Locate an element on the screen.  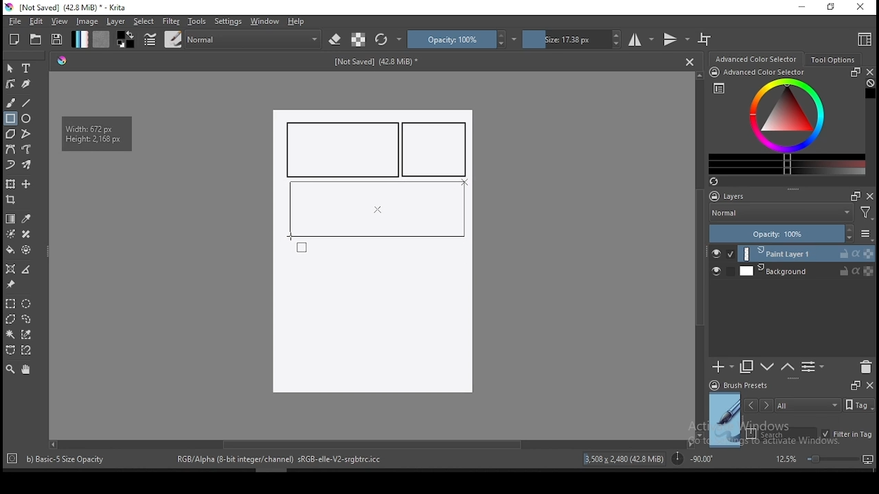
size is located at coordinates (572, 39).